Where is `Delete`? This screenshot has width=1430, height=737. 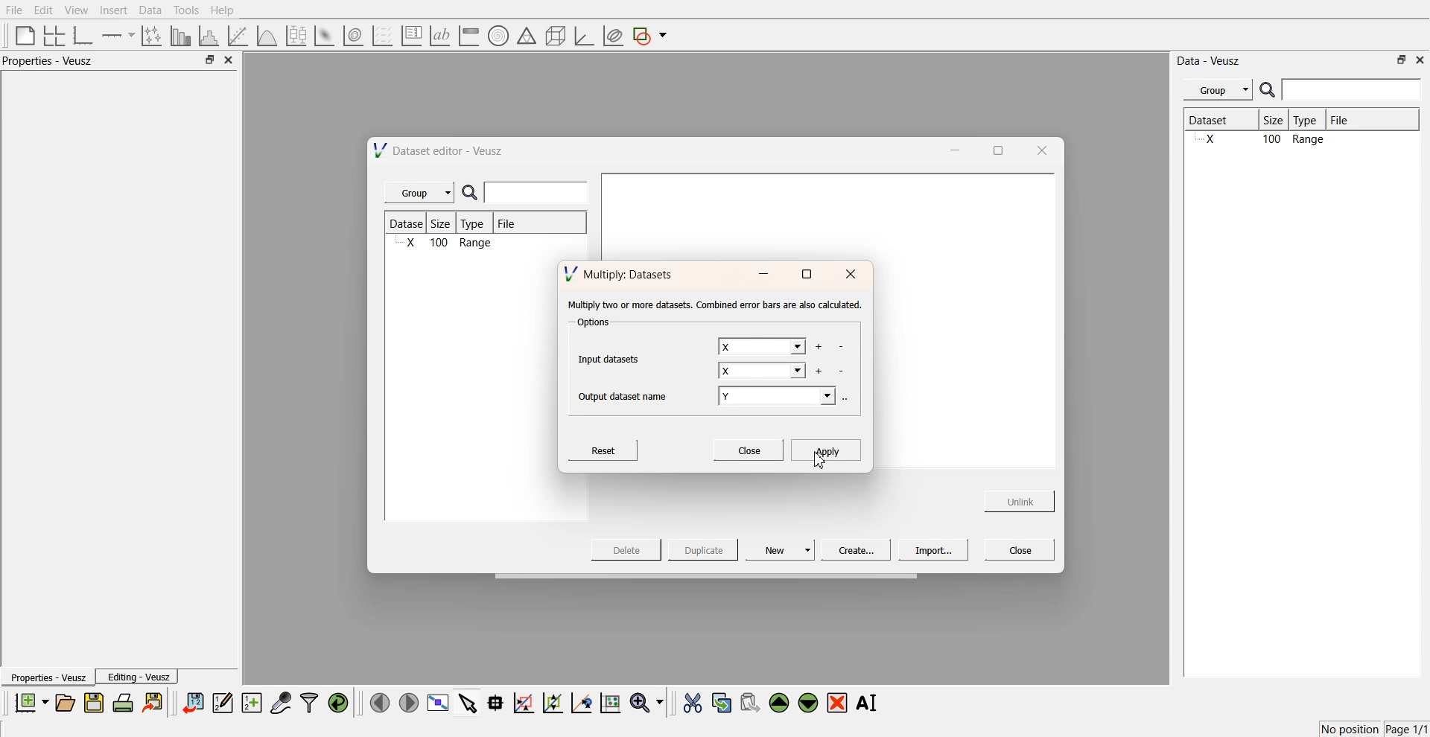
Delete is located at coordinates (628, 549).